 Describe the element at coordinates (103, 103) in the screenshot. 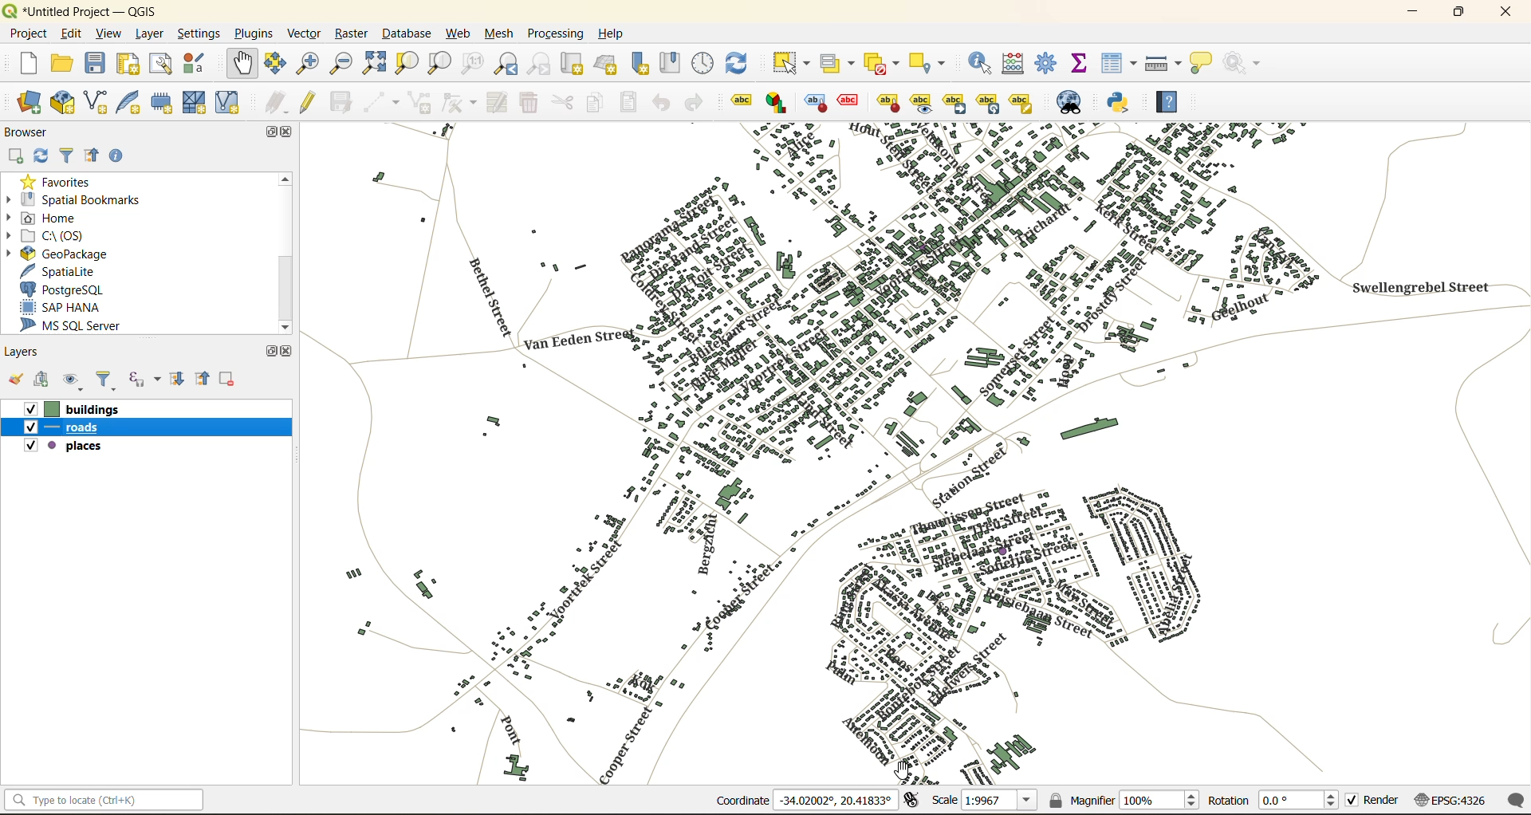

I see `new shapefile layer` at that location.